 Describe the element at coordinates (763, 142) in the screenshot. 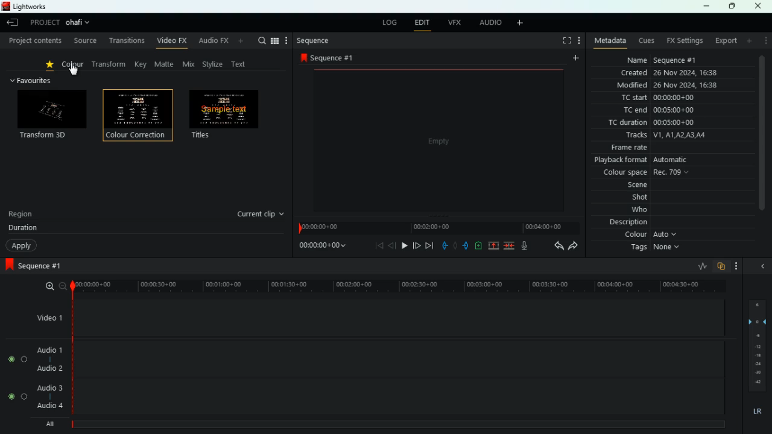

I see `scroll bar` at that location.